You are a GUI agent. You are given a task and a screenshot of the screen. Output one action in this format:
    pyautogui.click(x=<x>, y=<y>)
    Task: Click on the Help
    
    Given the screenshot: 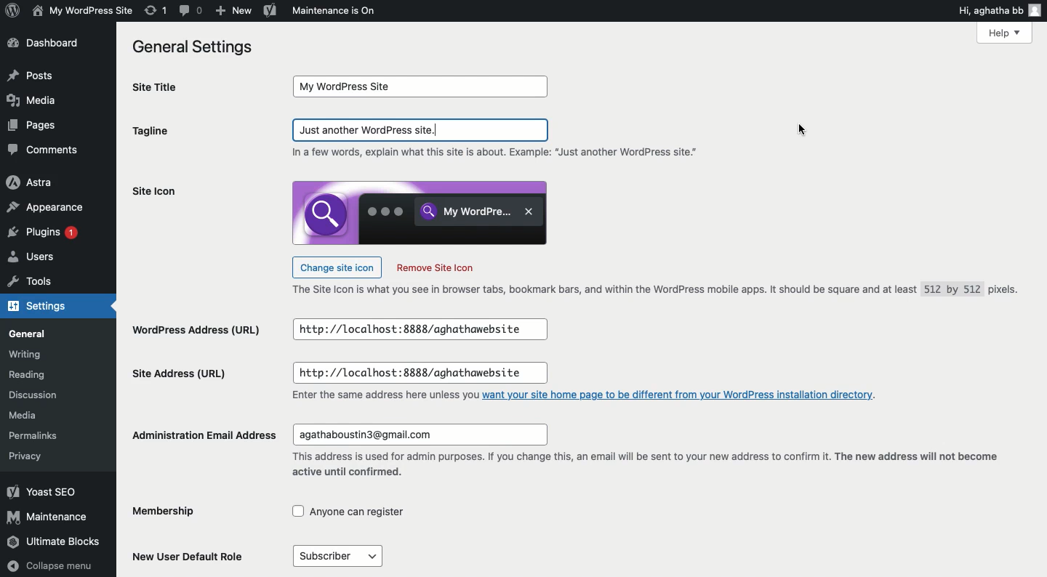 What is the action you would take?
    pyautogui.click(x=1004, y=32)
    